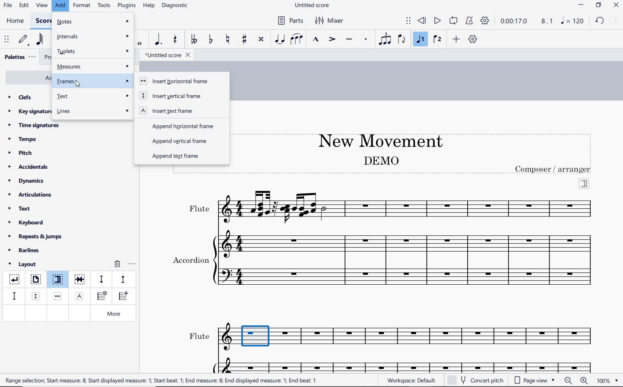  Describe the element at coordinates (29, 166) in the screenshot. I see `accidentals` at that location.